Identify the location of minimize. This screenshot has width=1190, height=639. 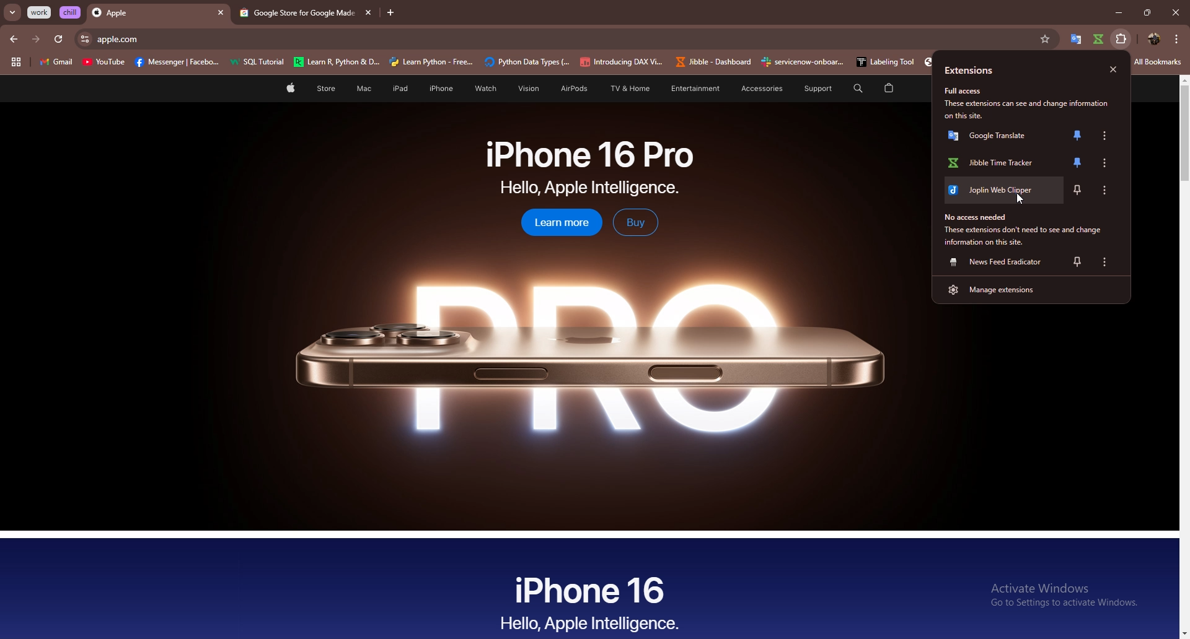
(1115, 13).